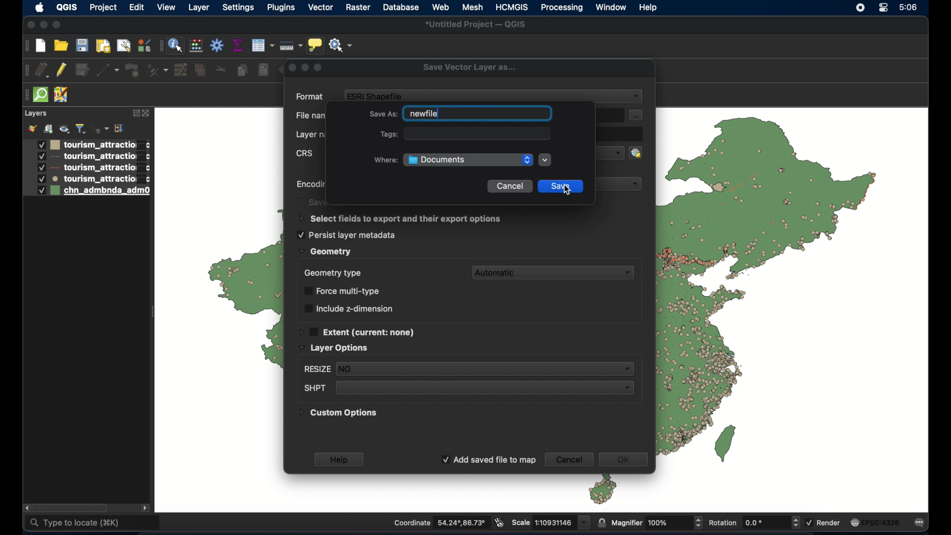 This screenshot has width=951, height=535. I want to click on select crs, so click(641, 152).